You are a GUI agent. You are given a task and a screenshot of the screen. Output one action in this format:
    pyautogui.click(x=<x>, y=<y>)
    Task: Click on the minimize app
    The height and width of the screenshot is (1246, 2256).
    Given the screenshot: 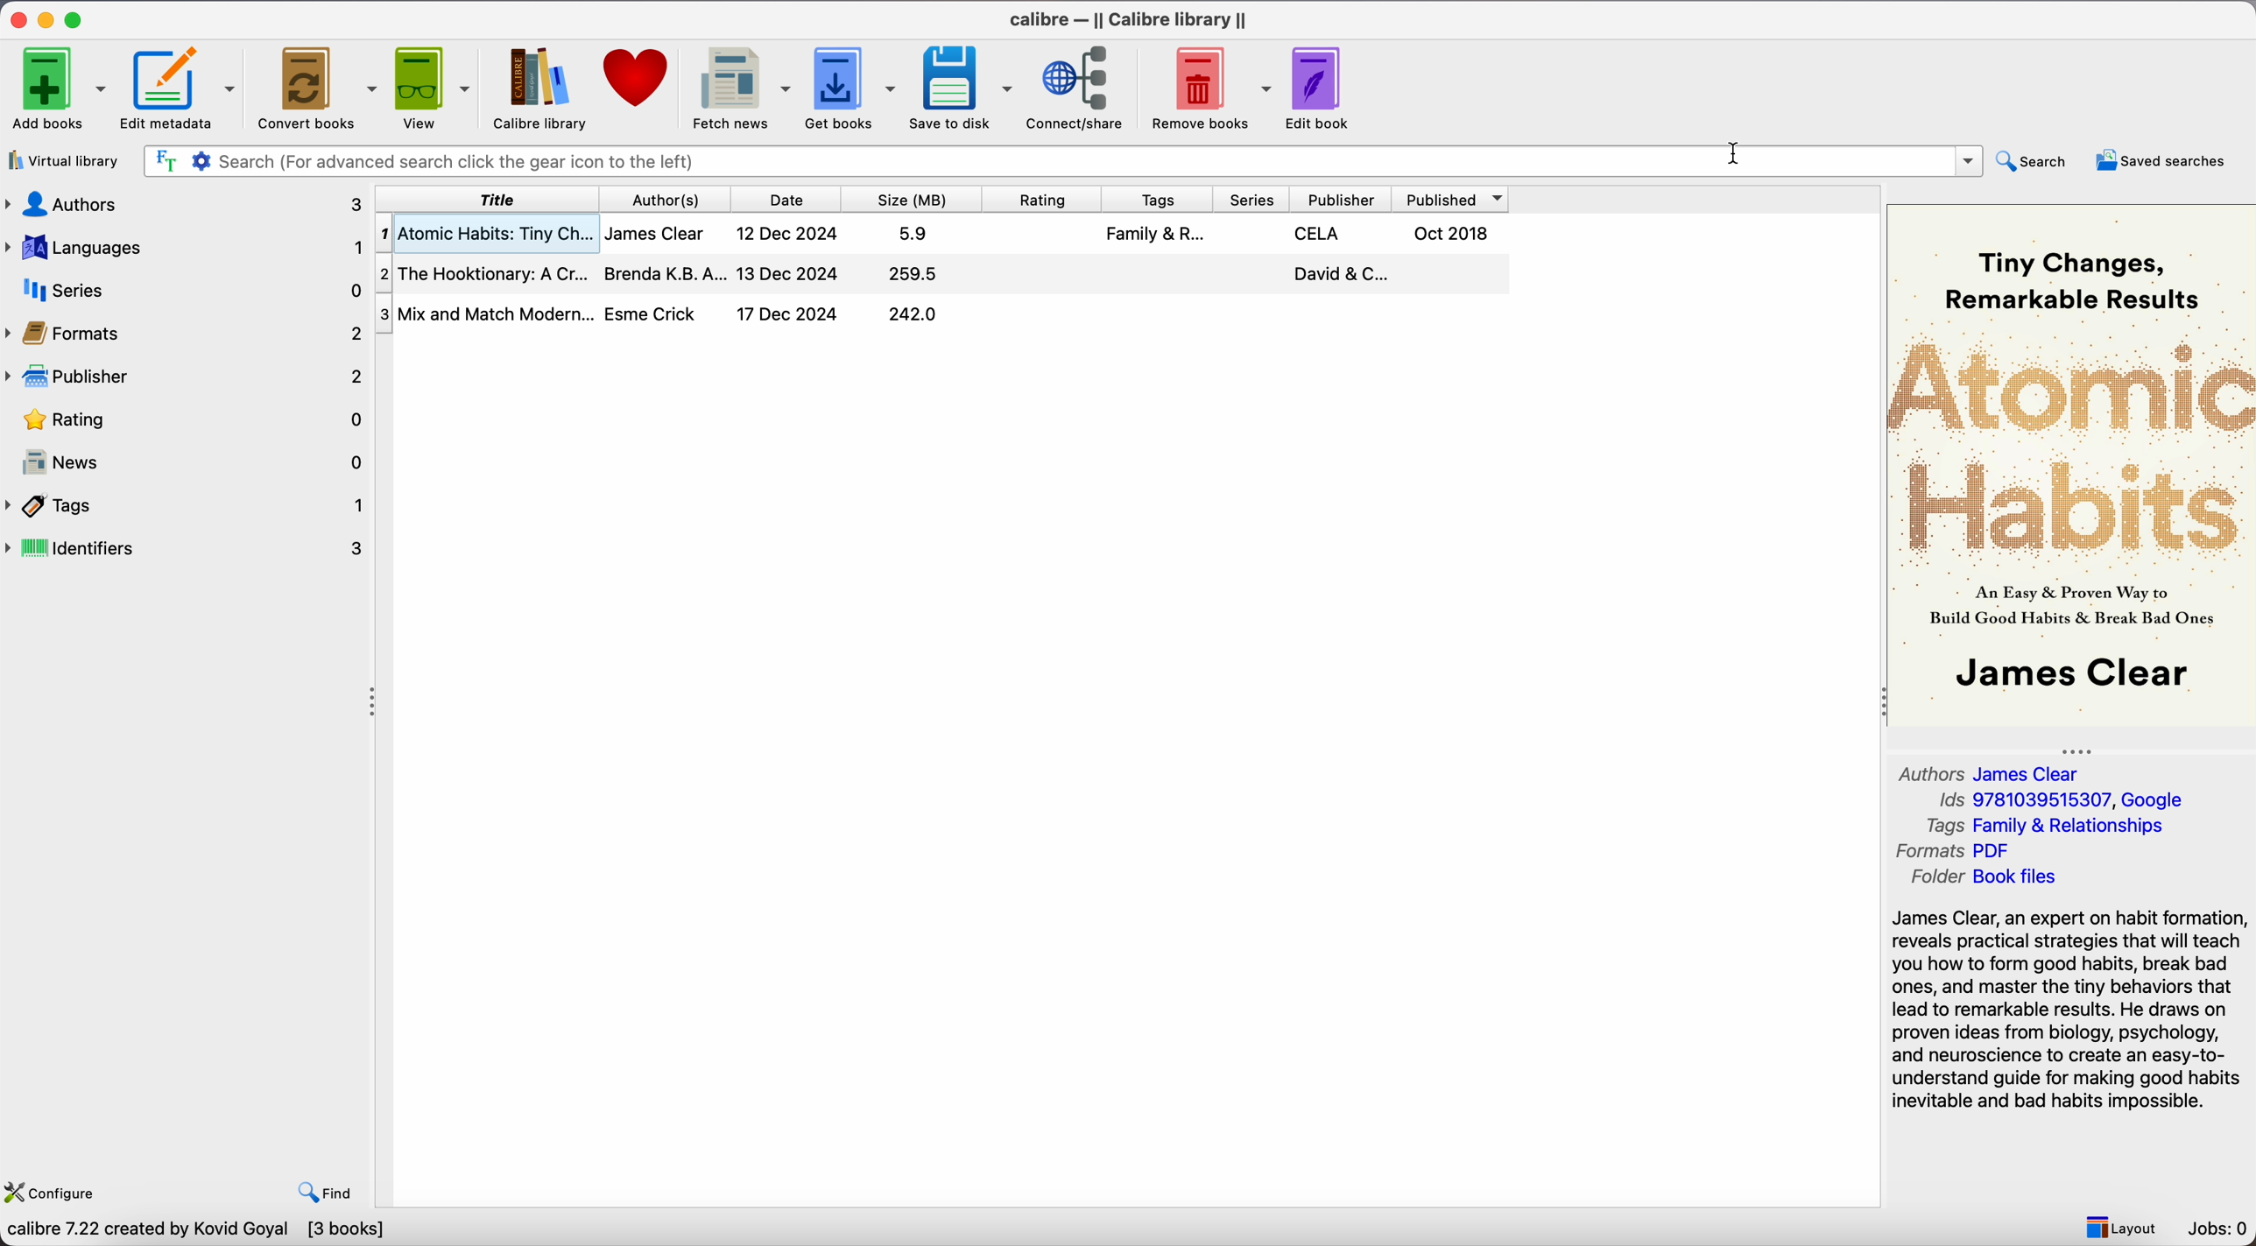 What is the action you would take?
    pyautogui.click(x=49, y=18)
    